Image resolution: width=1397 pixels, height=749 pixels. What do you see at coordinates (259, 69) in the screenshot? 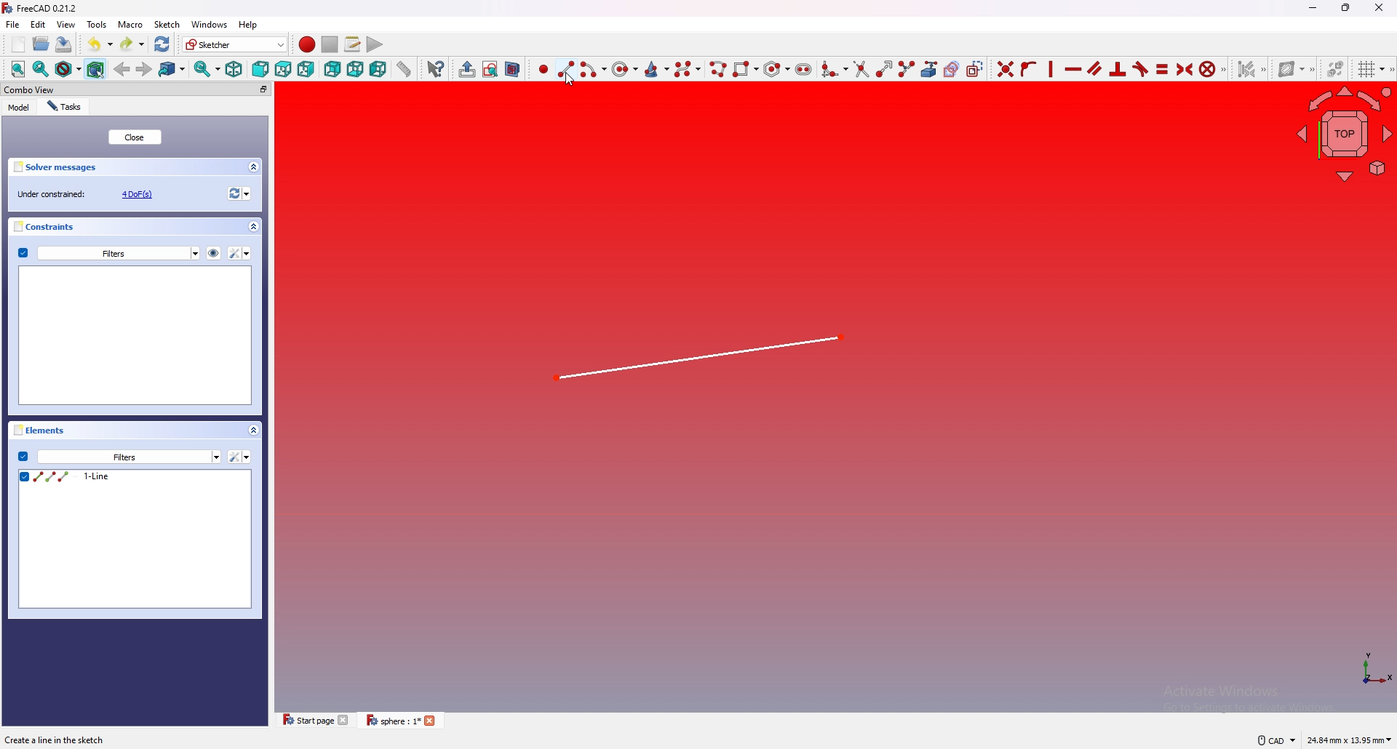
I see `Front` at bounding box center [259, 69].